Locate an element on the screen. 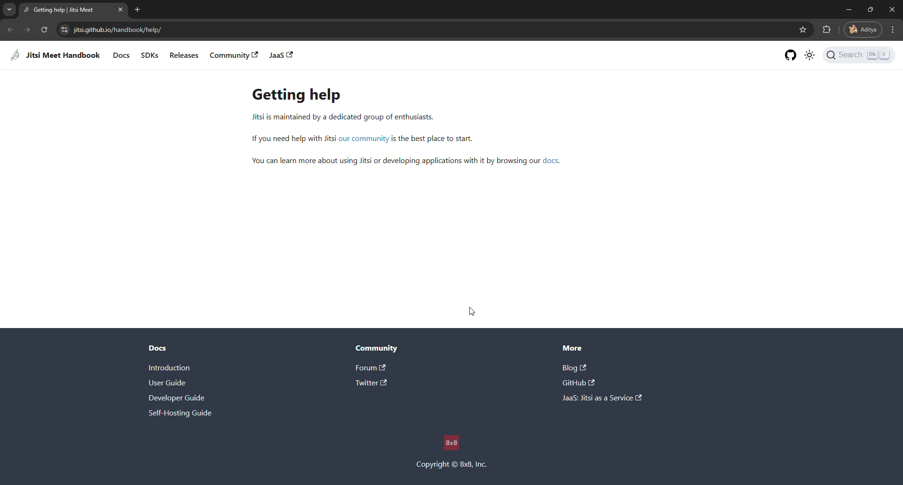 This screenshot has height=485, width=903. If you need help with Jitsi our community is the best place to start. is located at coordinates (363, 139).